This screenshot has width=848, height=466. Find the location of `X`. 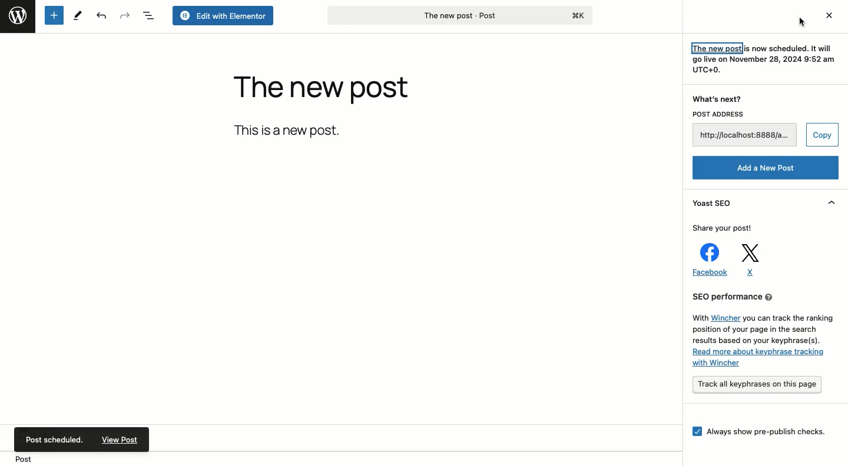

X is located at coordinates (748, 260).